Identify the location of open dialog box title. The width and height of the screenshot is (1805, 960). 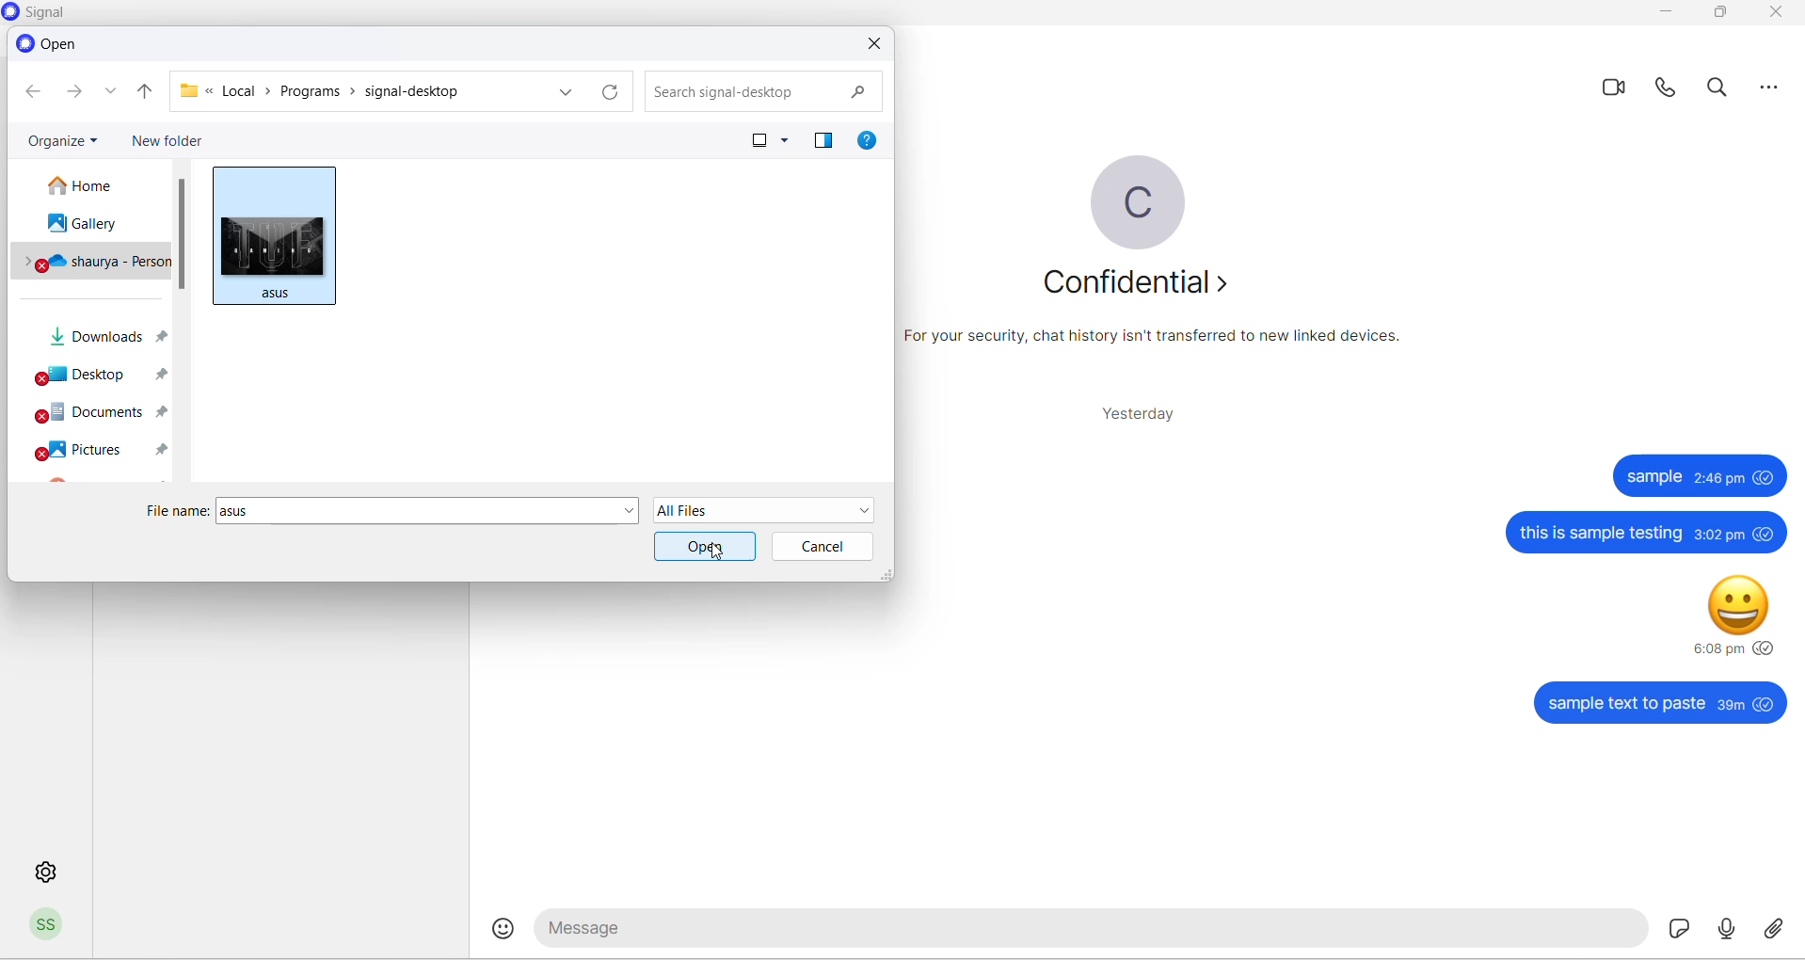
(52, 43).